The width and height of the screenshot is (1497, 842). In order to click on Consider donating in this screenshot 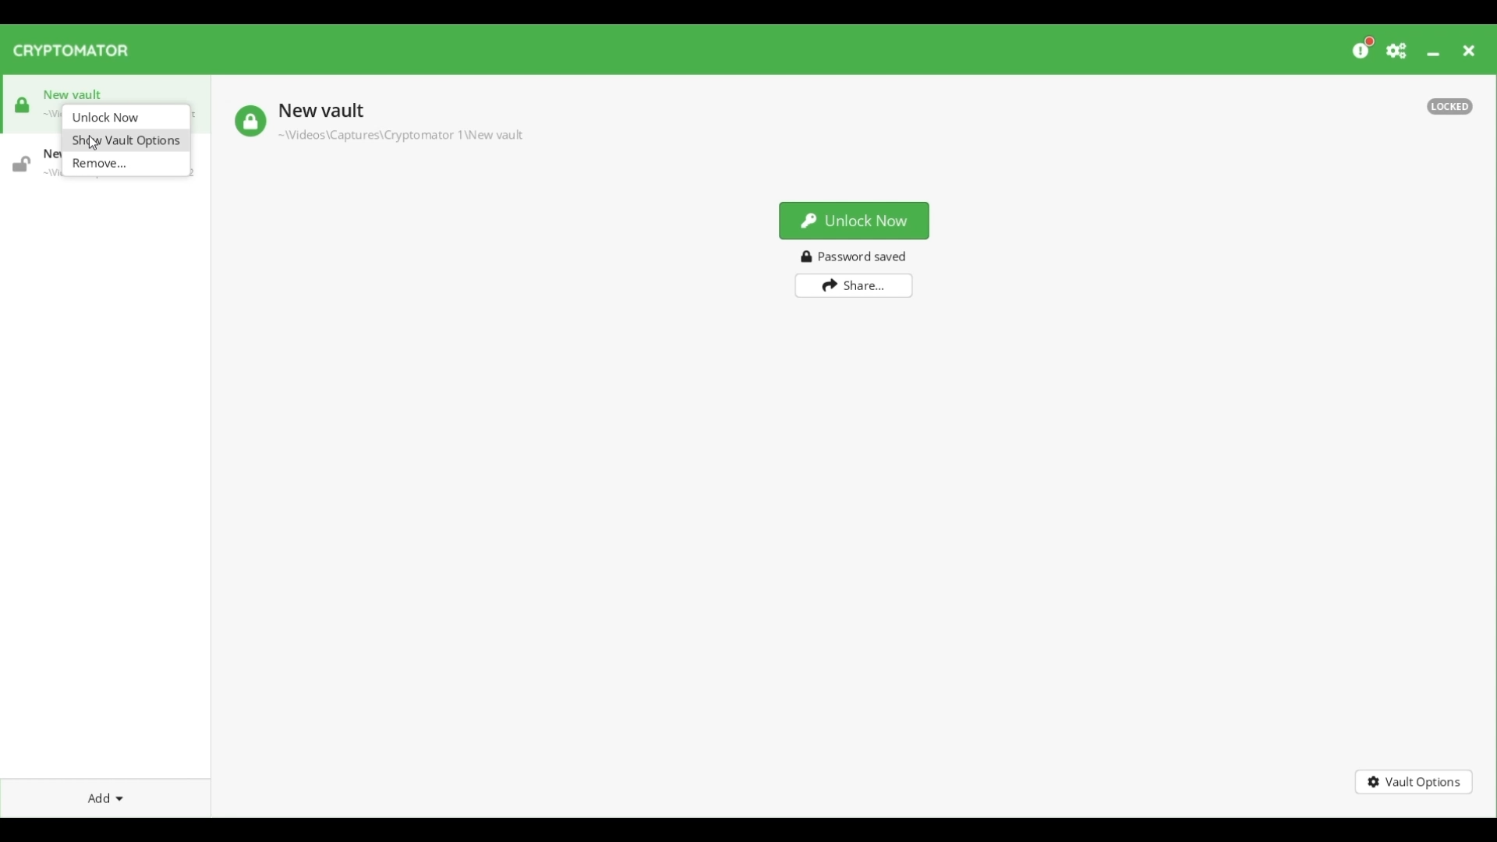, I will do `click(1364, 47)`.